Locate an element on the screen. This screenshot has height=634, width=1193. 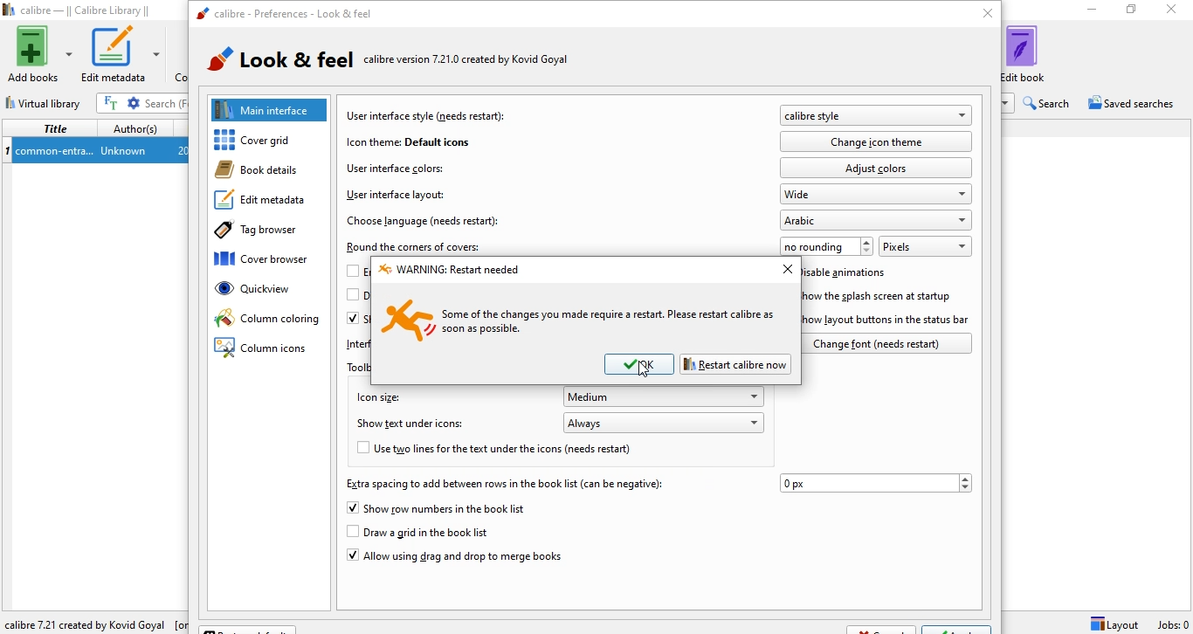
advanced search is located at coordinates (134, 103).